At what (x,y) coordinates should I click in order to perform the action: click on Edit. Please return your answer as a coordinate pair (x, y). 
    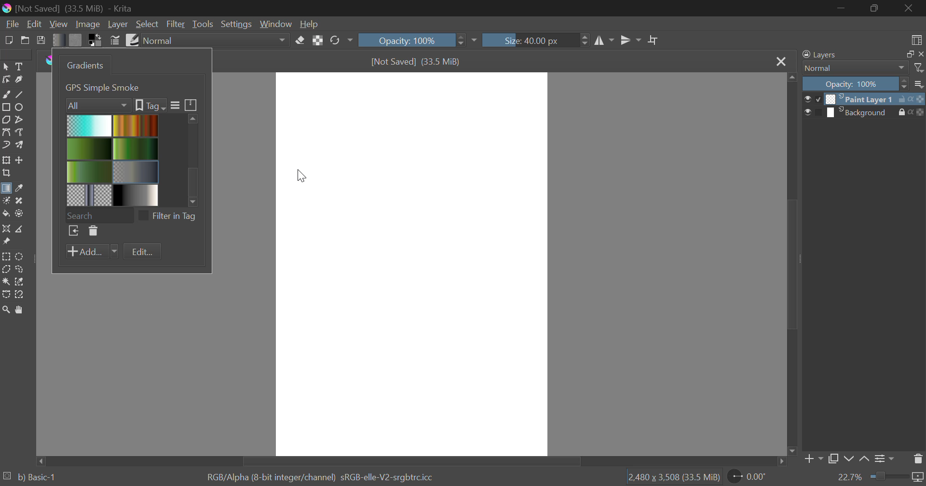
    Looking at the image, I should click on (35, 24).